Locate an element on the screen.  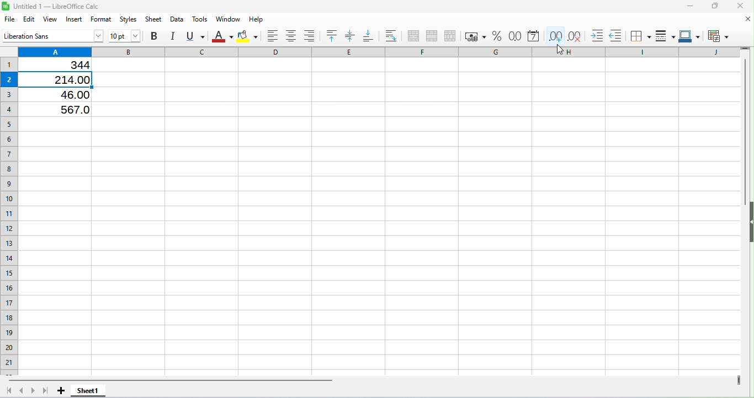
Background color is located at coordinates (249, 36).